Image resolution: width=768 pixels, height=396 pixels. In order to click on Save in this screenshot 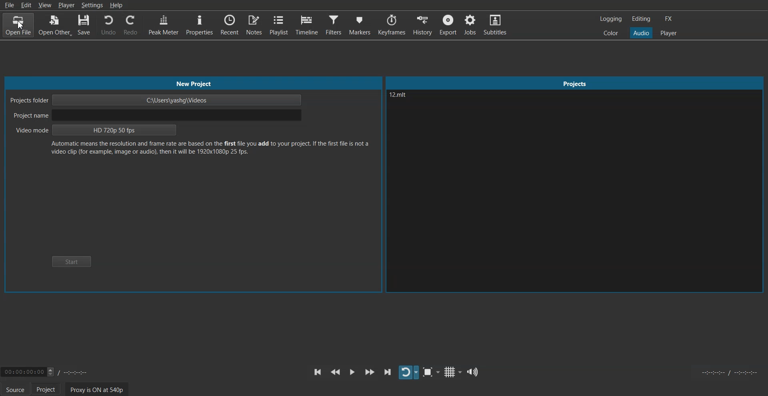, I will do `click(85, 25)`.